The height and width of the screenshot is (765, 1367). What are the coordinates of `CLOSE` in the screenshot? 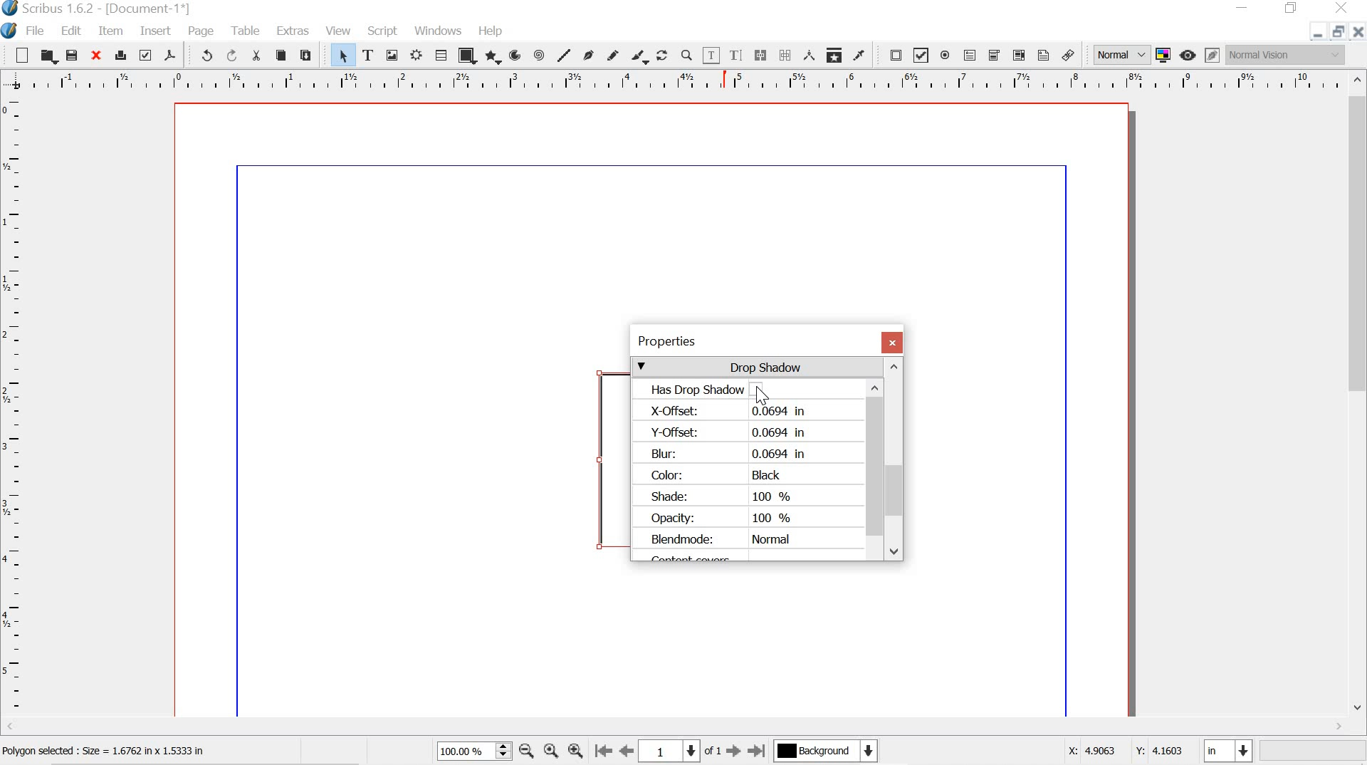 It's located at (1358, 32).